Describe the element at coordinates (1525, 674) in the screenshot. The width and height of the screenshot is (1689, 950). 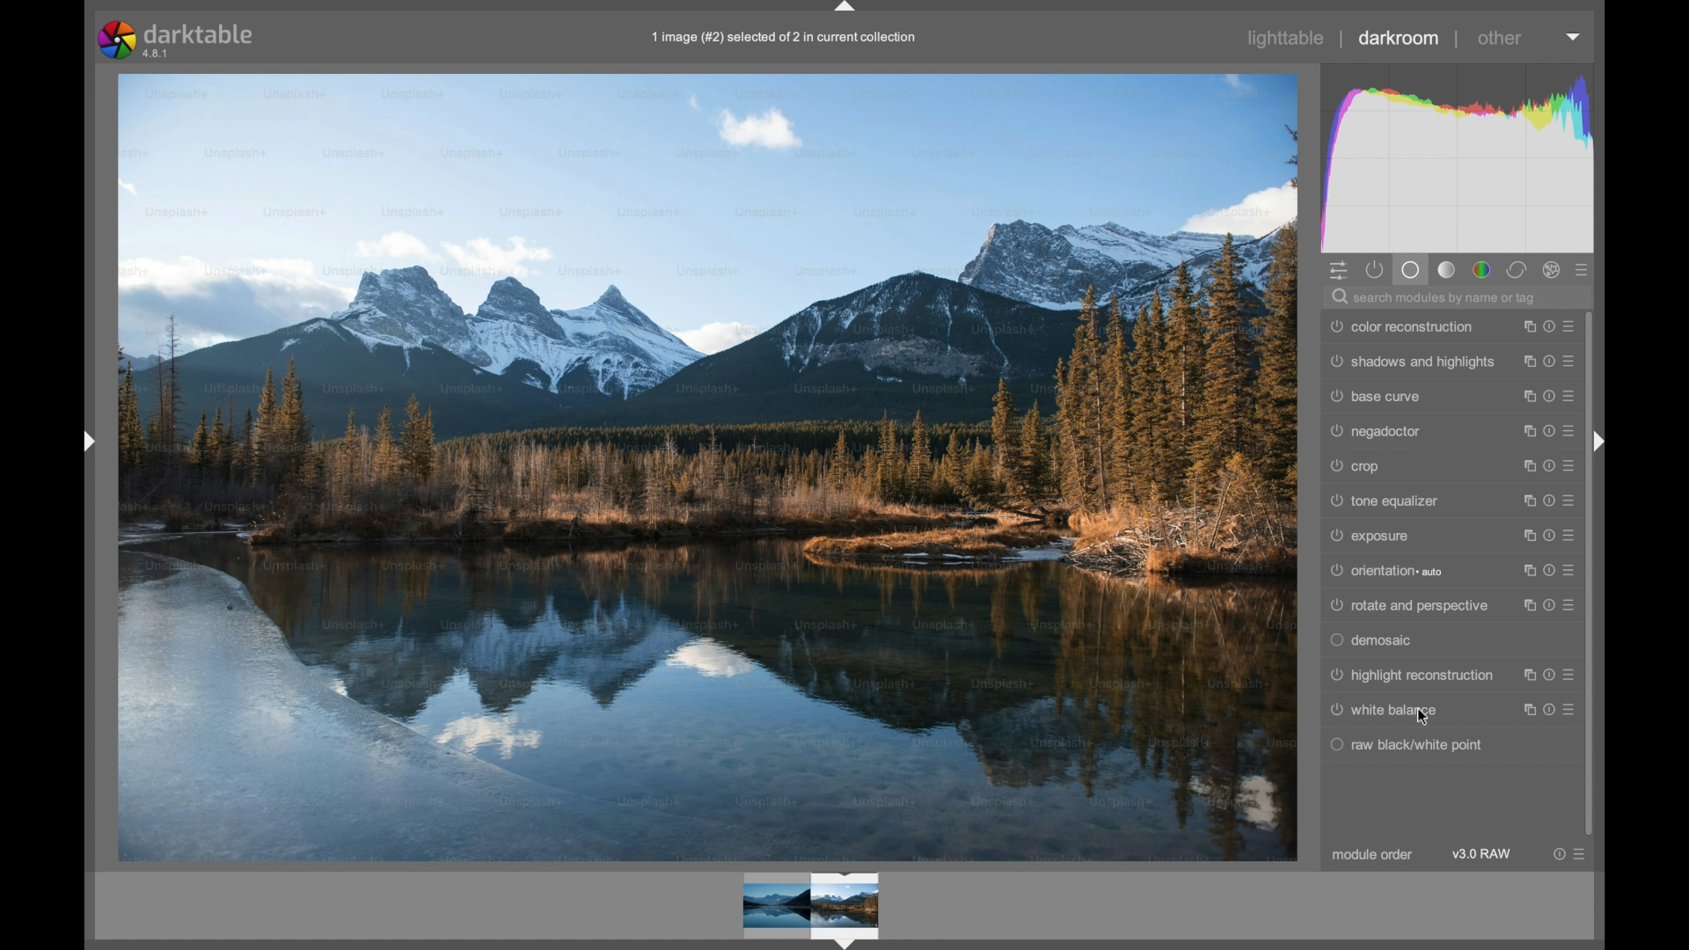
I see `instance` at that location.